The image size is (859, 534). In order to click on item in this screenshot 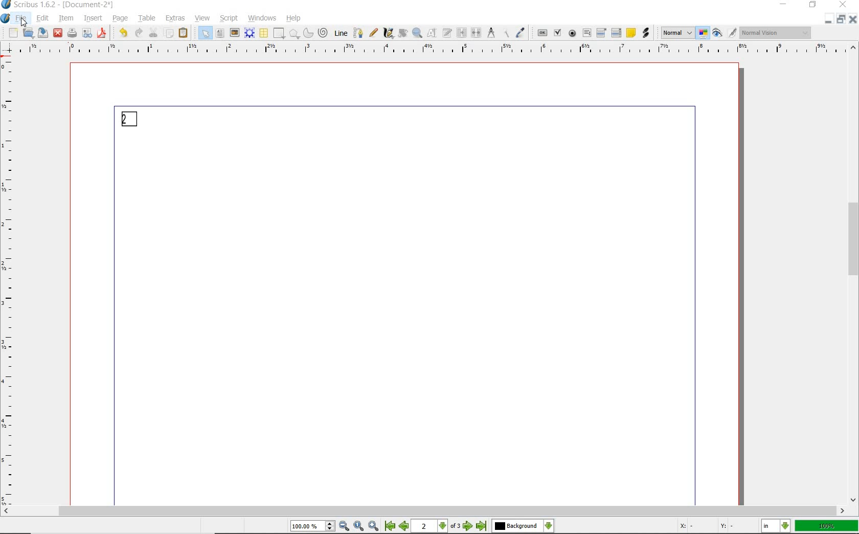, I will do `click(66, 18)`.